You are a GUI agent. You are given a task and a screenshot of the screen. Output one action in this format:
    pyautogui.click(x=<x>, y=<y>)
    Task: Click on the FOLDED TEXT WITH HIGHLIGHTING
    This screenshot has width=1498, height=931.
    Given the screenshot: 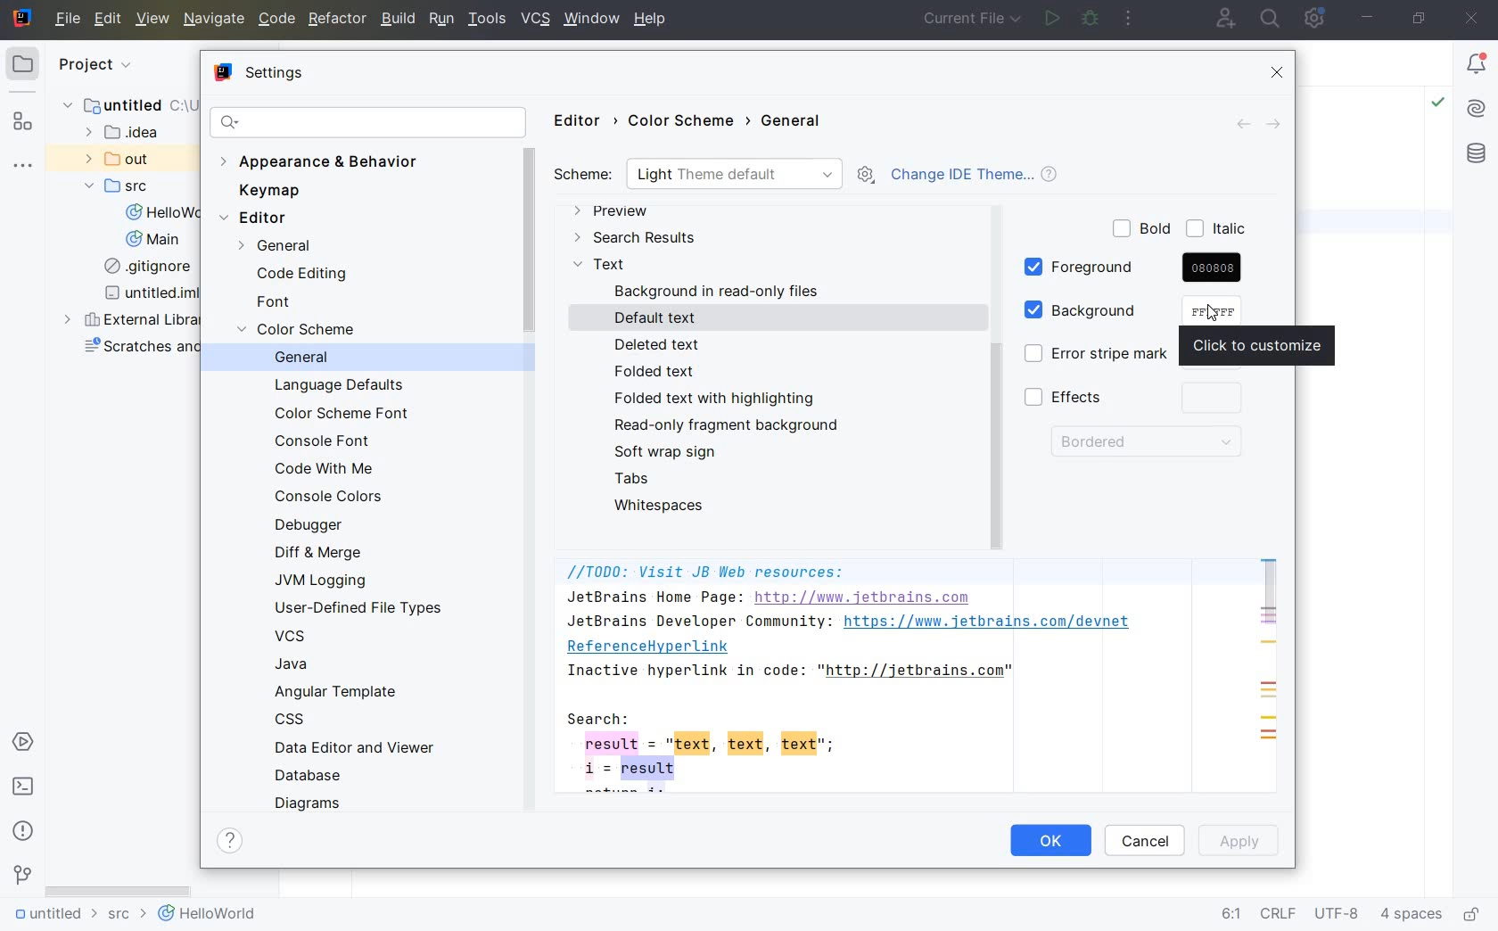 What is the action you would take?
    pyautogui.click(x=716, y=399)
    